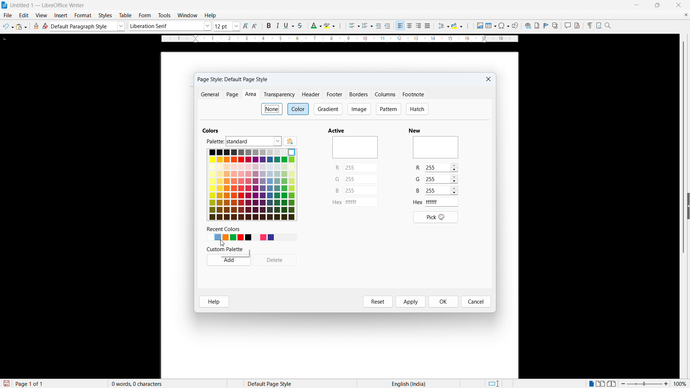 This screenshot has height=388, width=690. Describe the element at coordinates (289, 25) in the screenshot. I see `Underline ` at that location.